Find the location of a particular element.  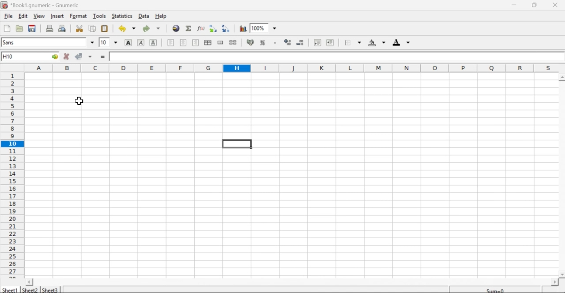

Copy is located at coordinates (92, 29).